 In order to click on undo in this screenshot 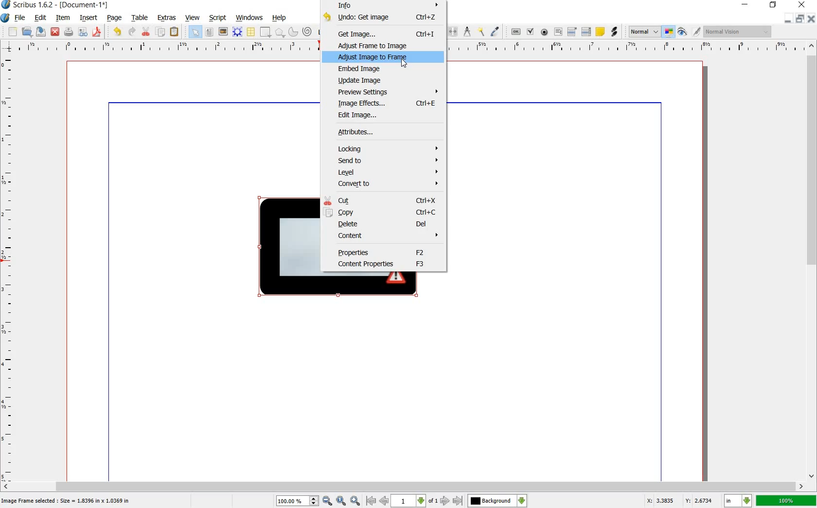, I will do `click(118, 31)`.